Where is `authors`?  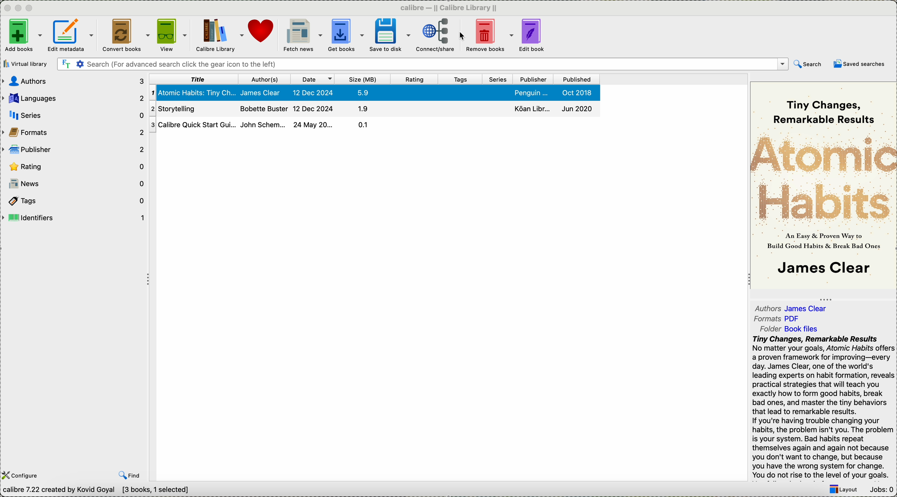
authors is located at coordinates (793, 306).